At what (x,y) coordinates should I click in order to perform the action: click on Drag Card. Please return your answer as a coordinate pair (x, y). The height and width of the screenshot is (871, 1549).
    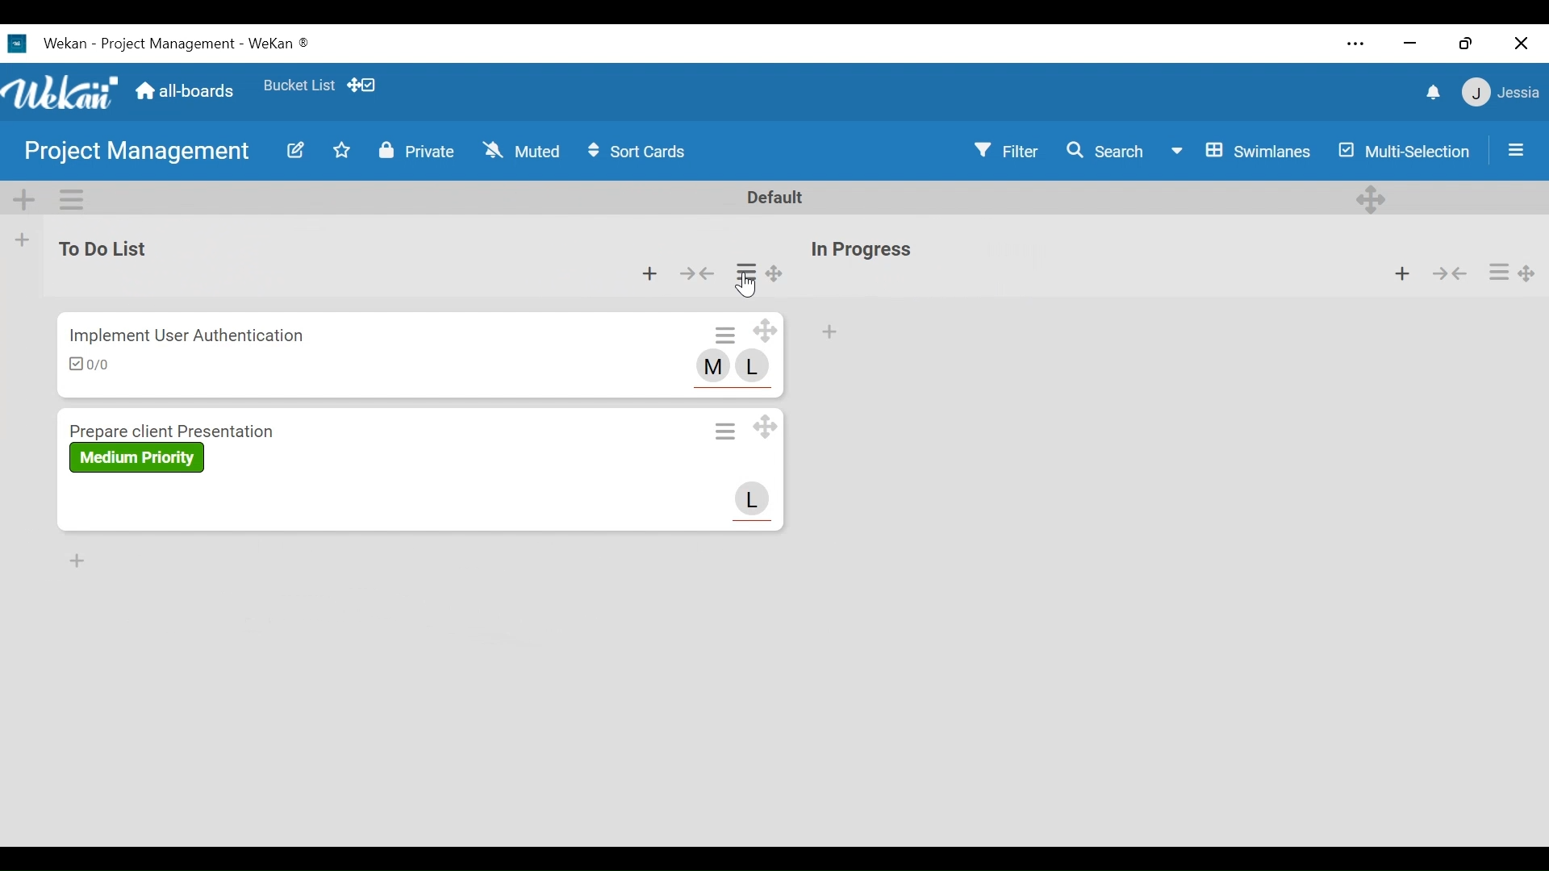
    Looking at the image, I should click on (765, 330).